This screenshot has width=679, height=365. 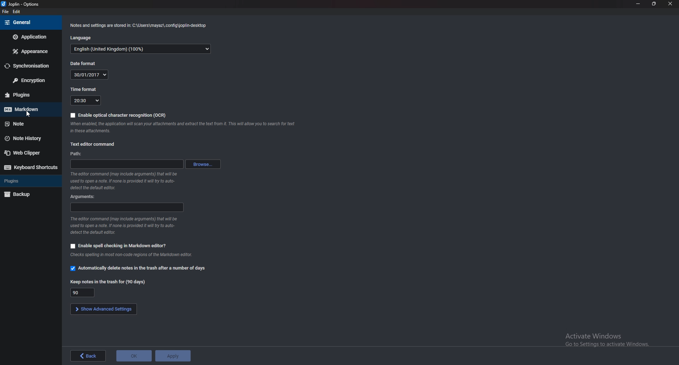 I want to click on Keep notes in the trash for, so click(x=111, y=282).